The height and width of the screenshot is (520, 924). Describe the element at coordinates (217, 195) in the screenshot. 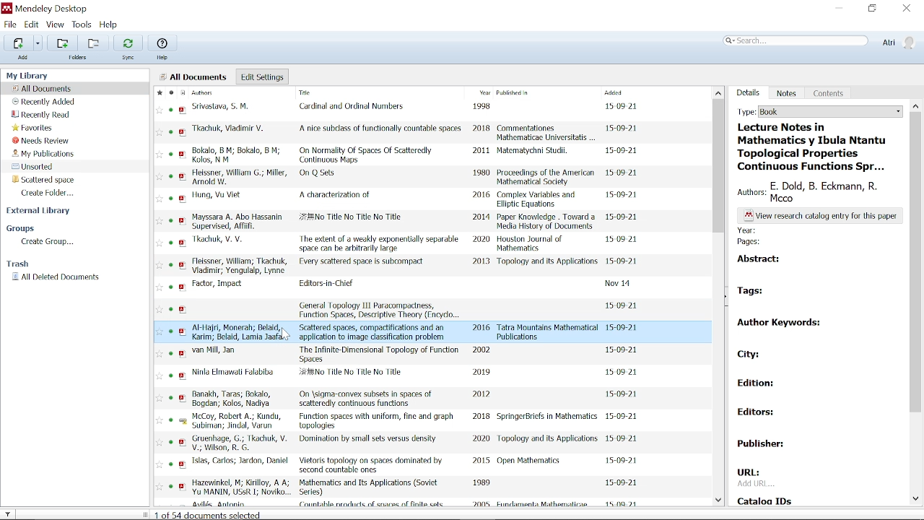

I see `authors` at that location.